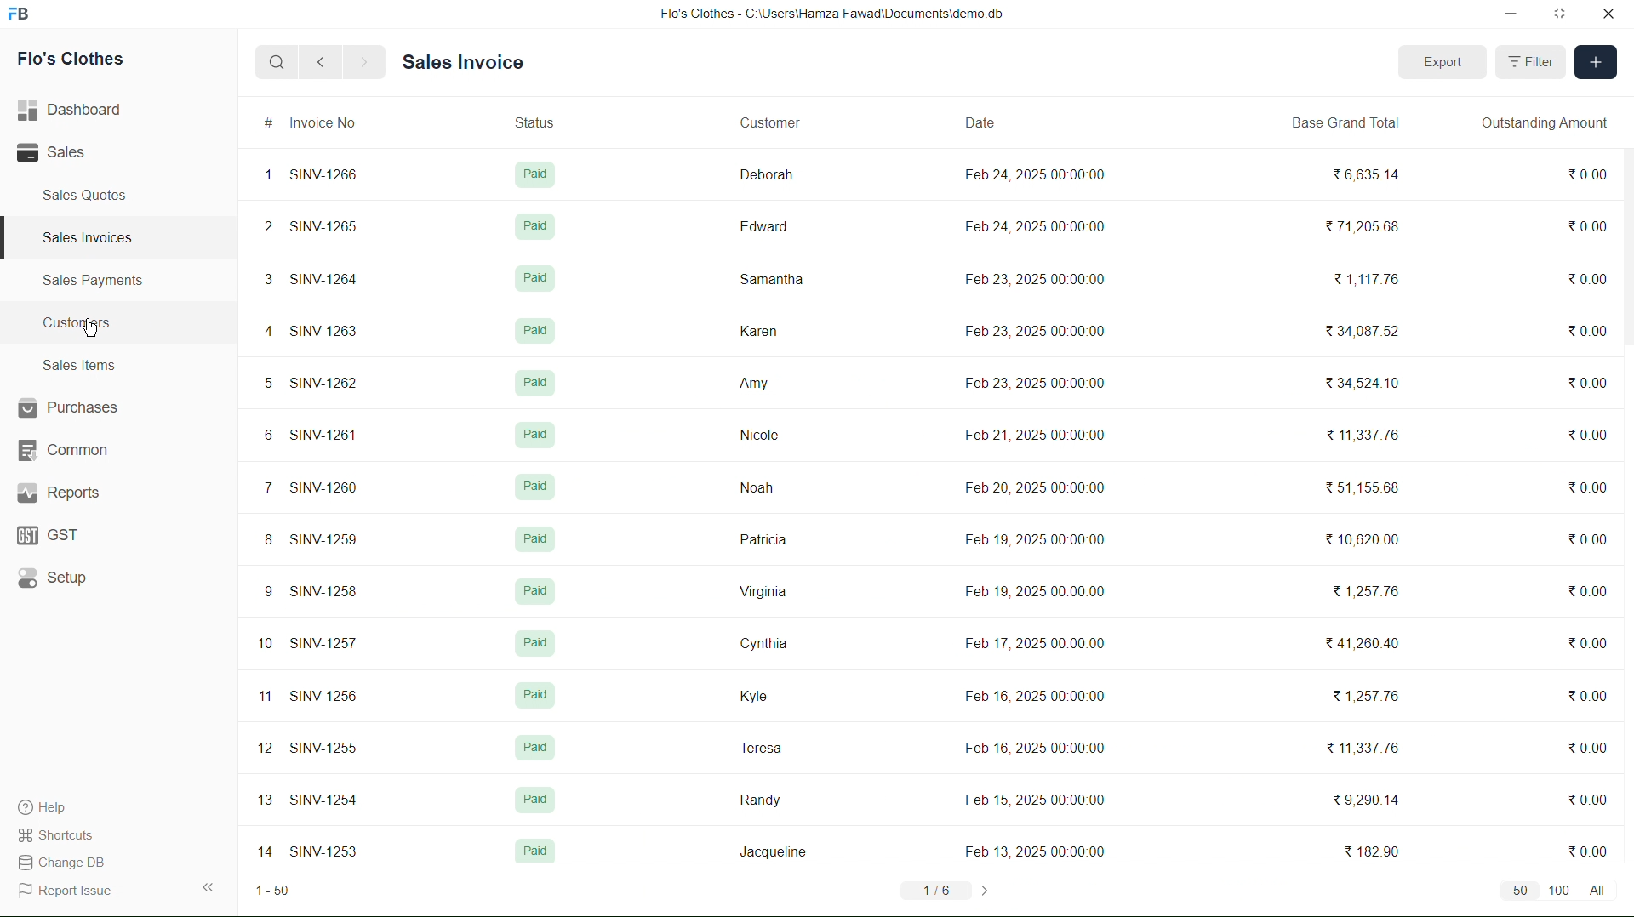 This screenshot has height=917, width=1634. I want to click on Sales, so click(60, 154).